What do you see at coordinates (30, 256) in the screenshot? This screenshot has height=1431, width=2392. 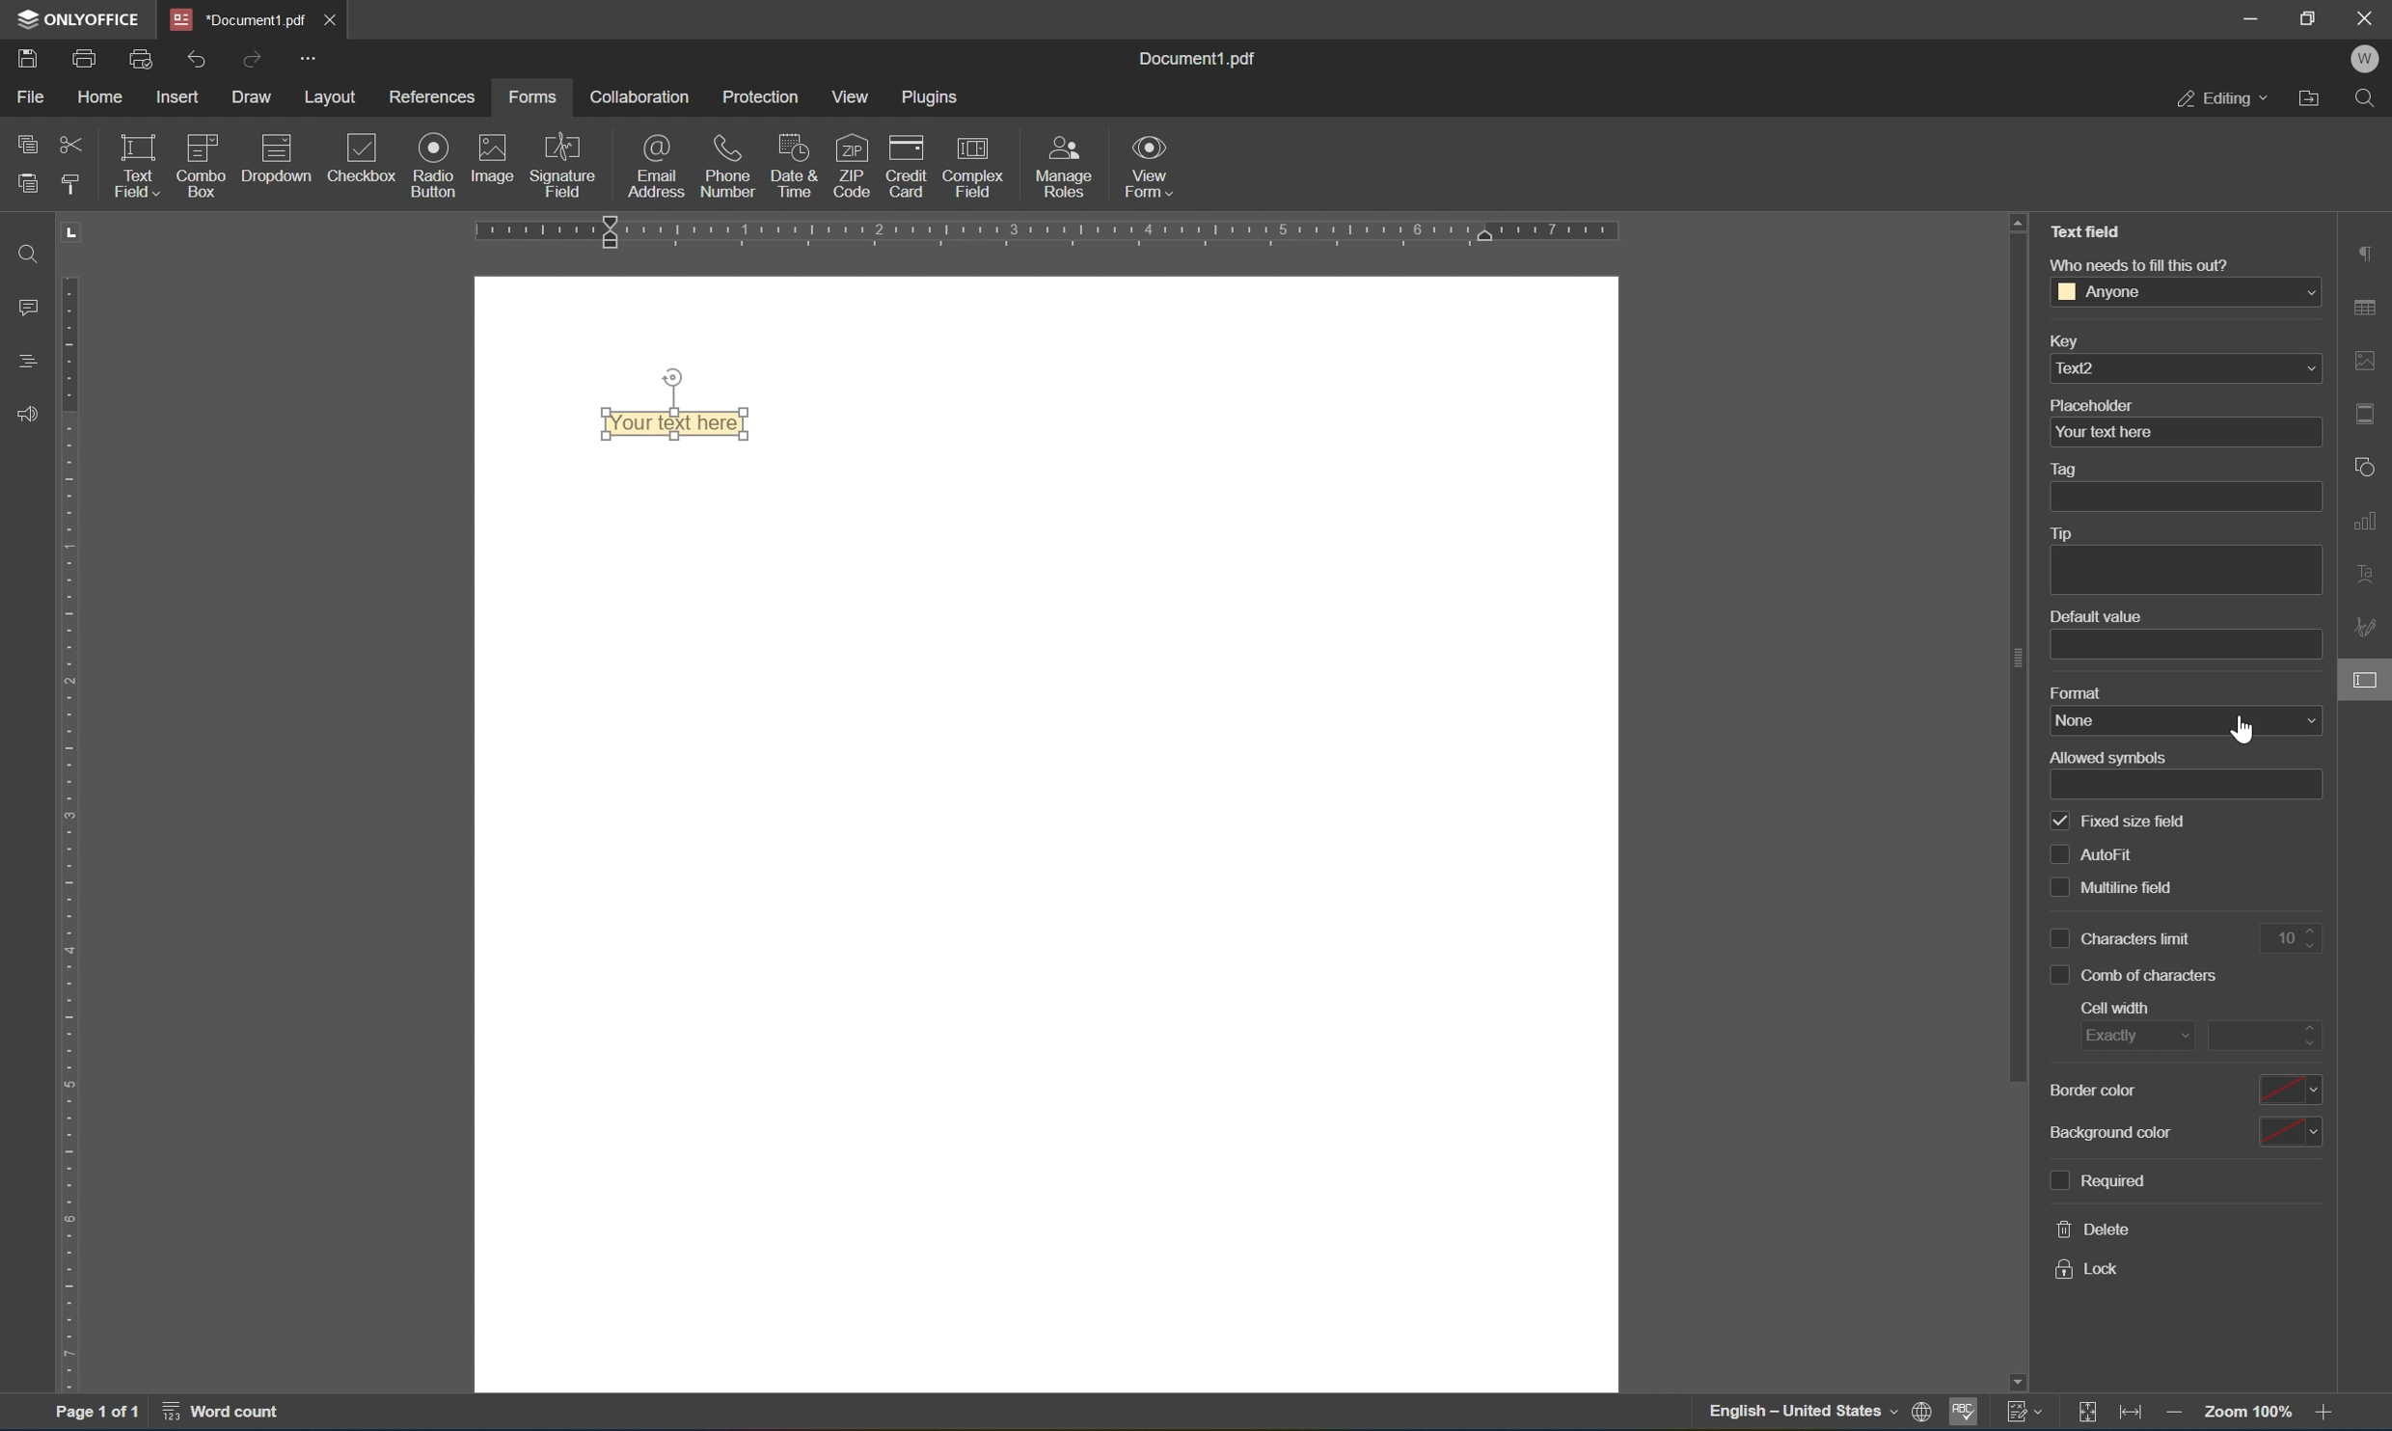 I see `Find` at bounding box center [30, 256].